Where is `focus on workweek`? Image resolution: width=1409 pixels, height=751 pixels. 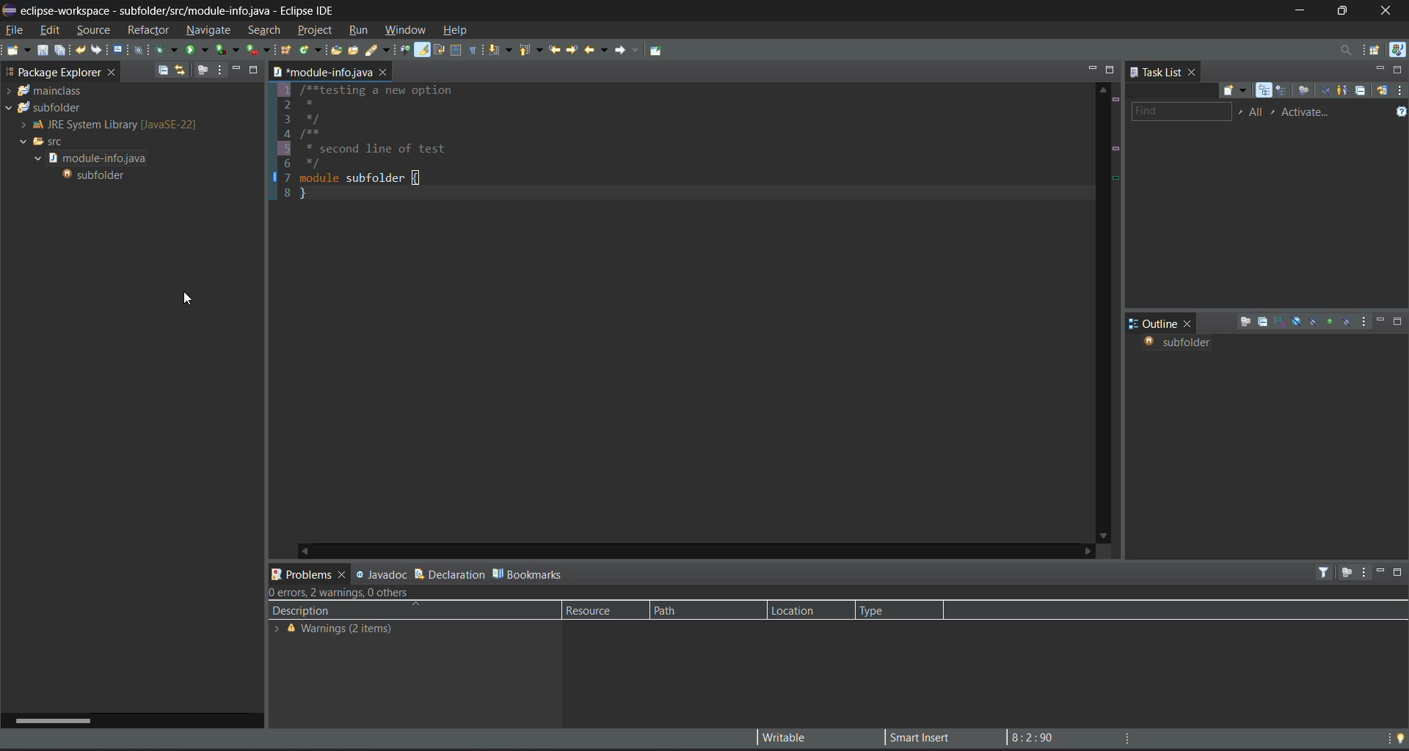 focus on workweek is located at coordinates (1306, 92).